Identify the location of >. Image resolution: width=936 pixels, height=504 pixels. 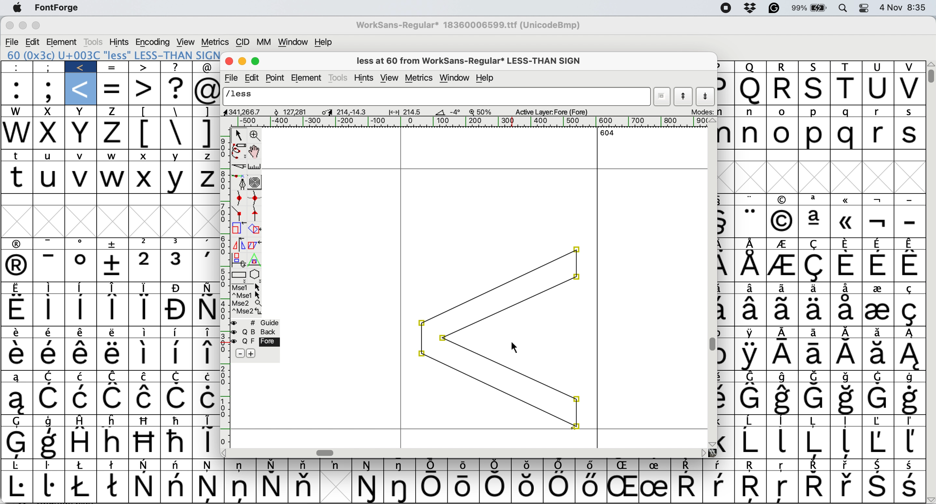
(144, 68).